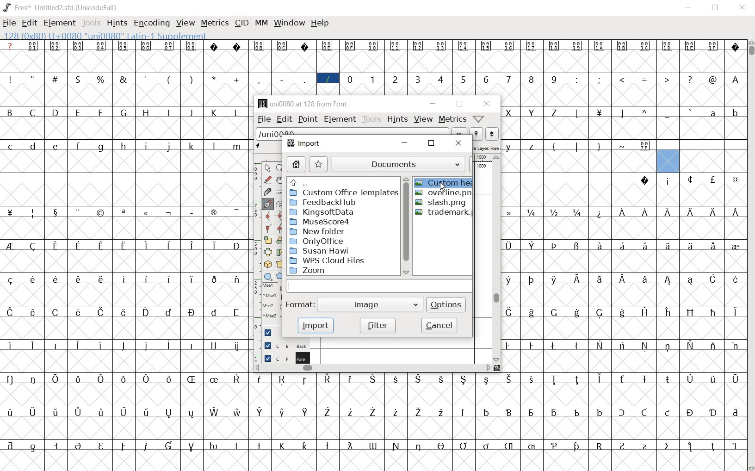 The width and height of the screenshot is (755, 471). What do you see at coordinates (215, 379) in the screenshot?
I see `glyph` at bounding box center [215, 379].